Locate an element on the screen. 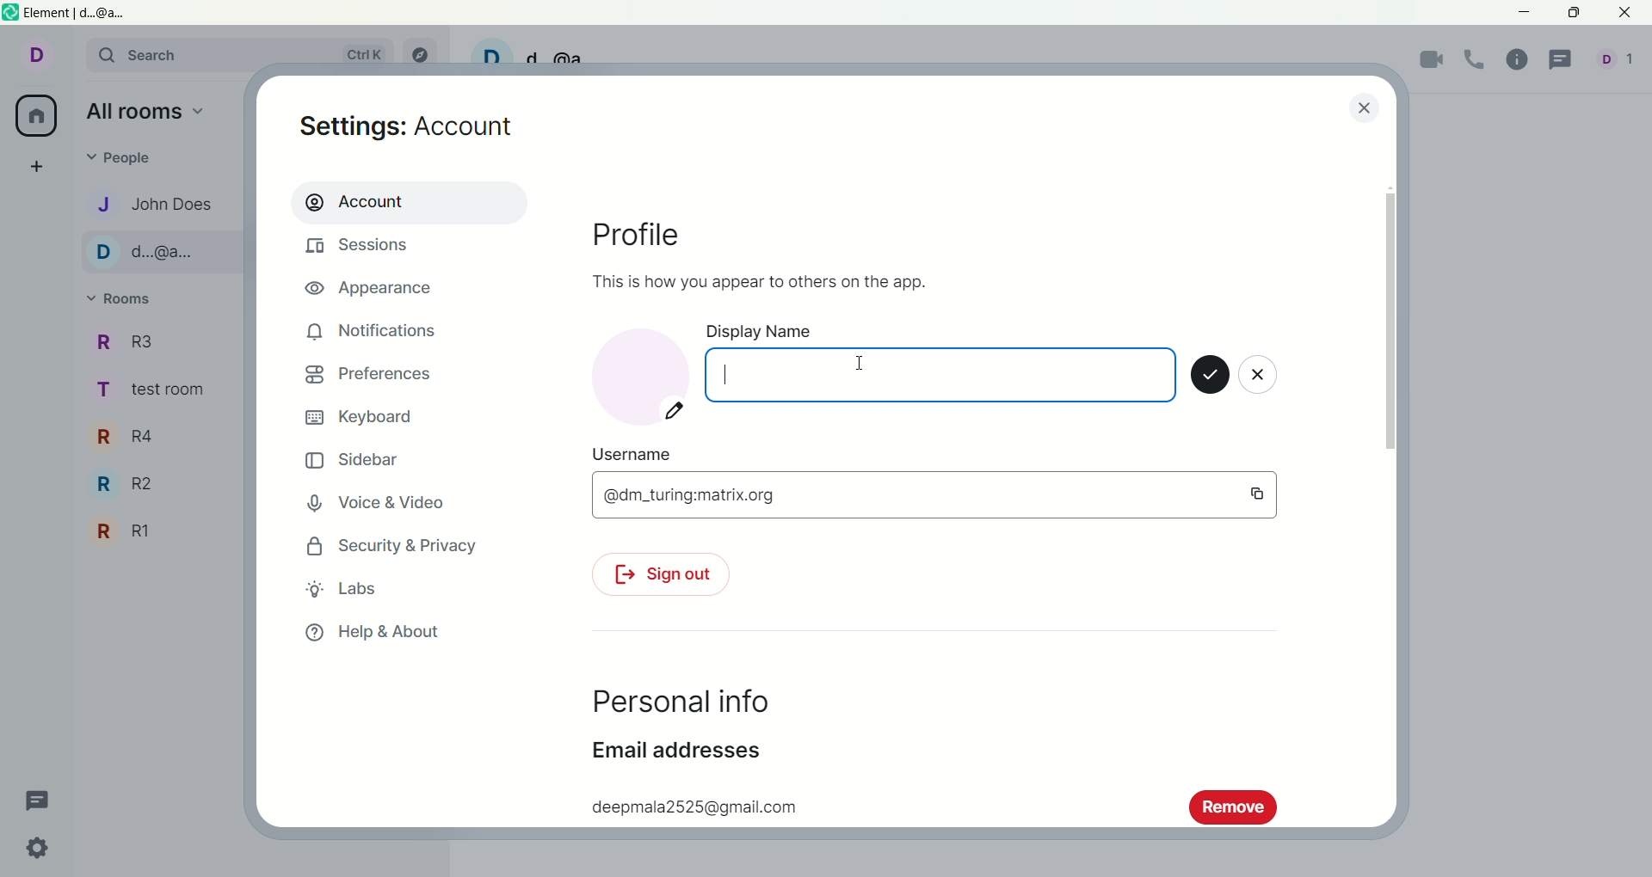 This screenshot has width=1652, height=877. labs is located at coordinates (343, 588).